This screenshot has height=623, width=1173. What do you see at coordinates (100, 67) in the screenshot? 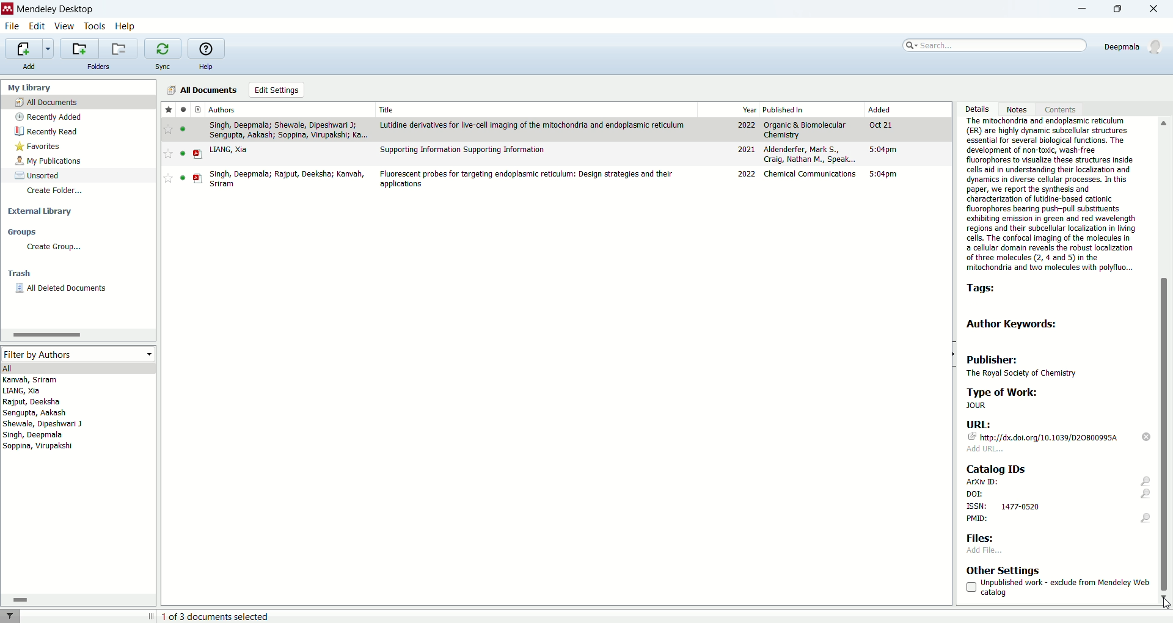
I see `folders` at bounding box center [100, 67].